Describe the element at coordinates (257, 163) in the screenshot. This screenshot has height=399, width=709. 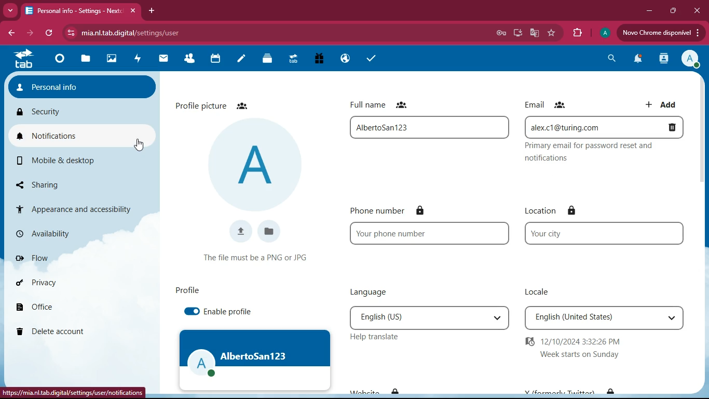
I see `profile picture` at that location.